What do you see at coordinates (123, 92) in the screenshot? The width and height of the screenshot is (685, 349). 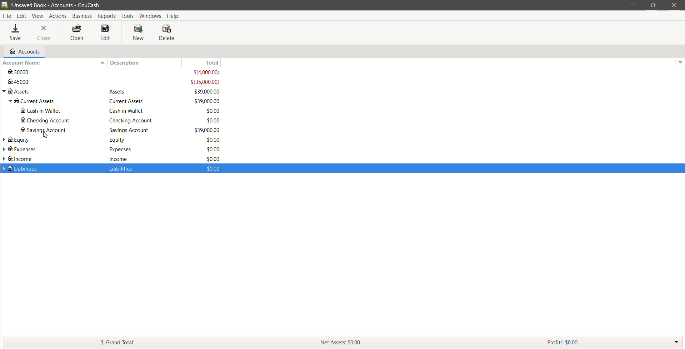 I see `Assets` at bounding box center [123, 92].